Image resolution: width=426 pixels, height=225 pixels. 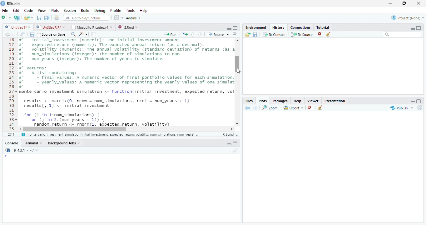 What do you see at coordinates (401, 108) in the screenshot?
I see `publish` at bounding box center [401, 108].